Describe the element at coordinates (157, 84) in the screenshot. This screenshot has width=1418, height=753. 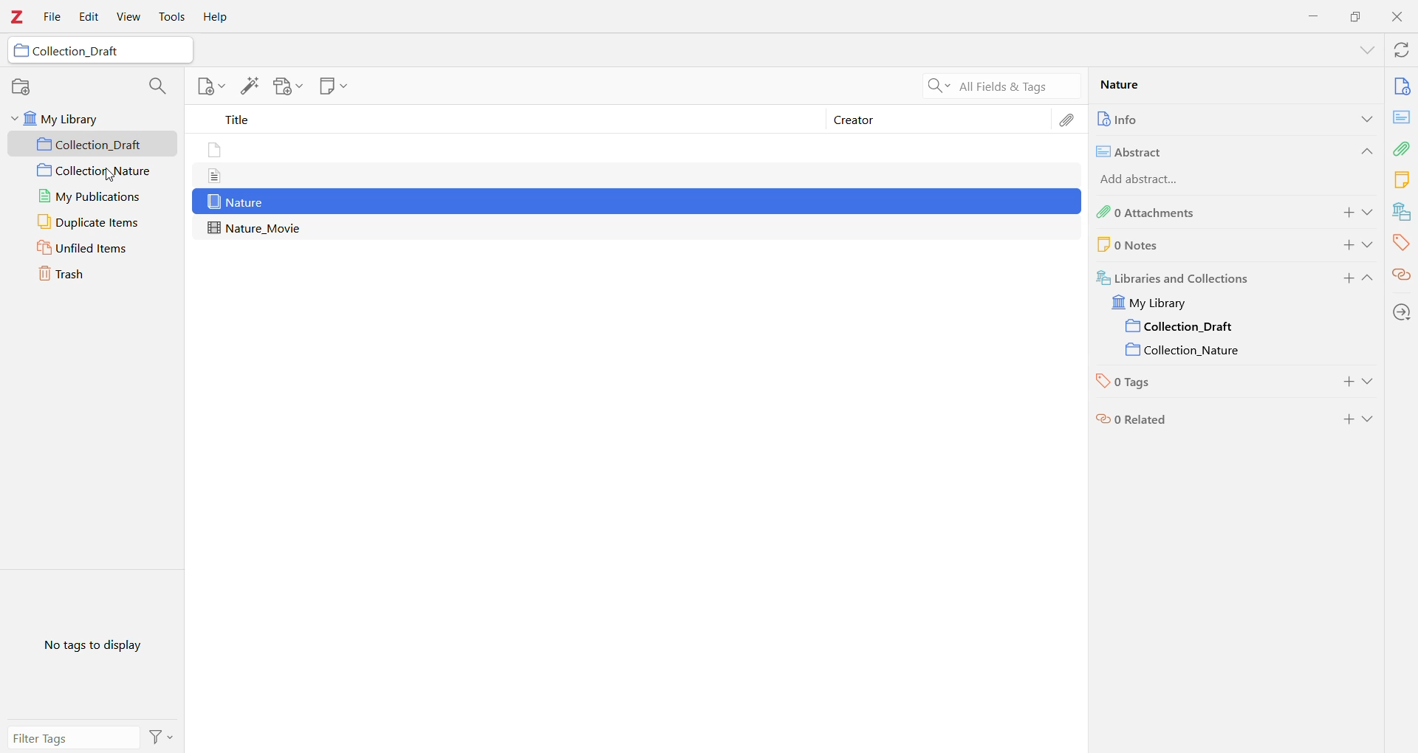
I see `Filter Collections` at that location.